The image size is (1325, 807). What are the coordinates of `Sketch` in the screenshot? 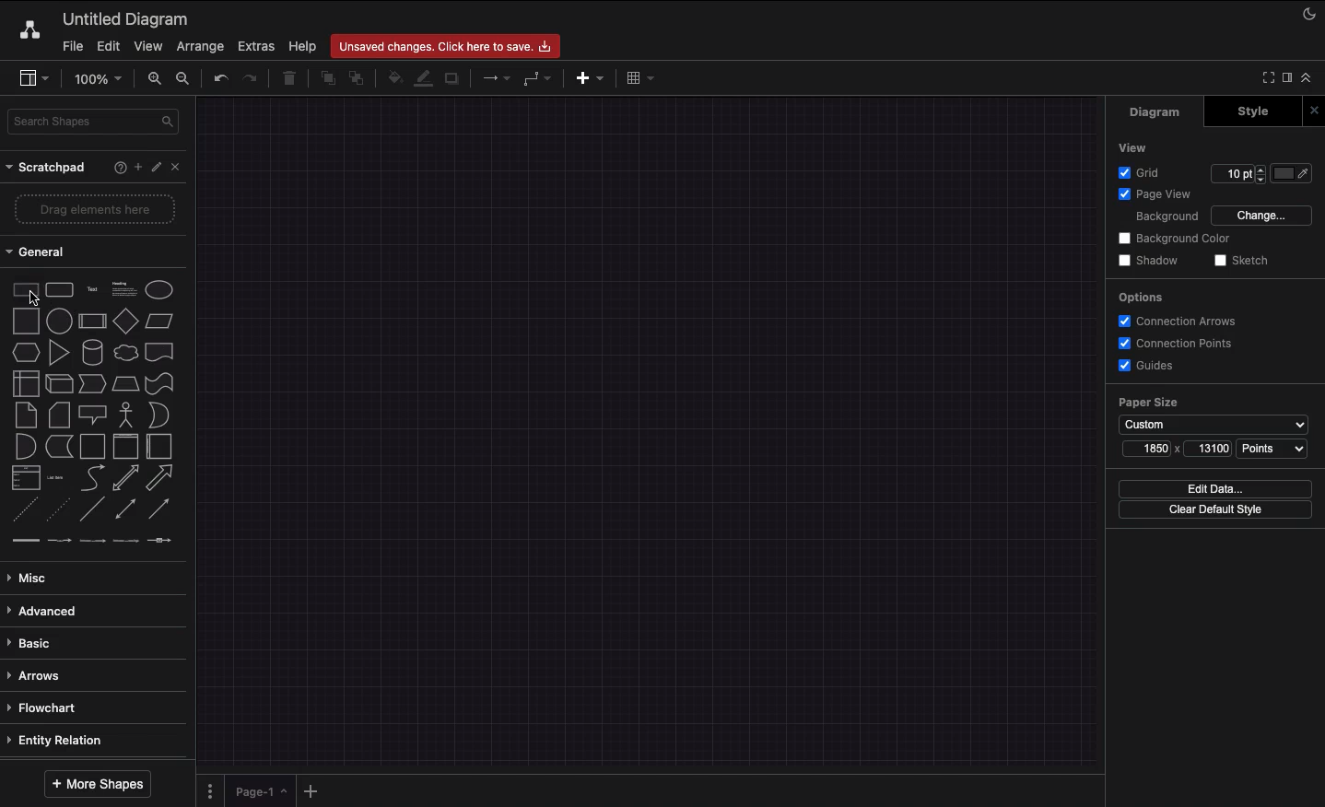 It's located at (1243, 263).